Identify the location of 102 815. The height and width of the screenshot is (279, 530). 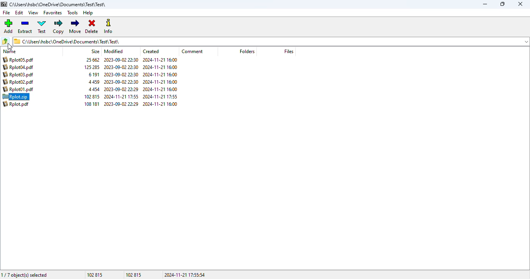
(133, 275).